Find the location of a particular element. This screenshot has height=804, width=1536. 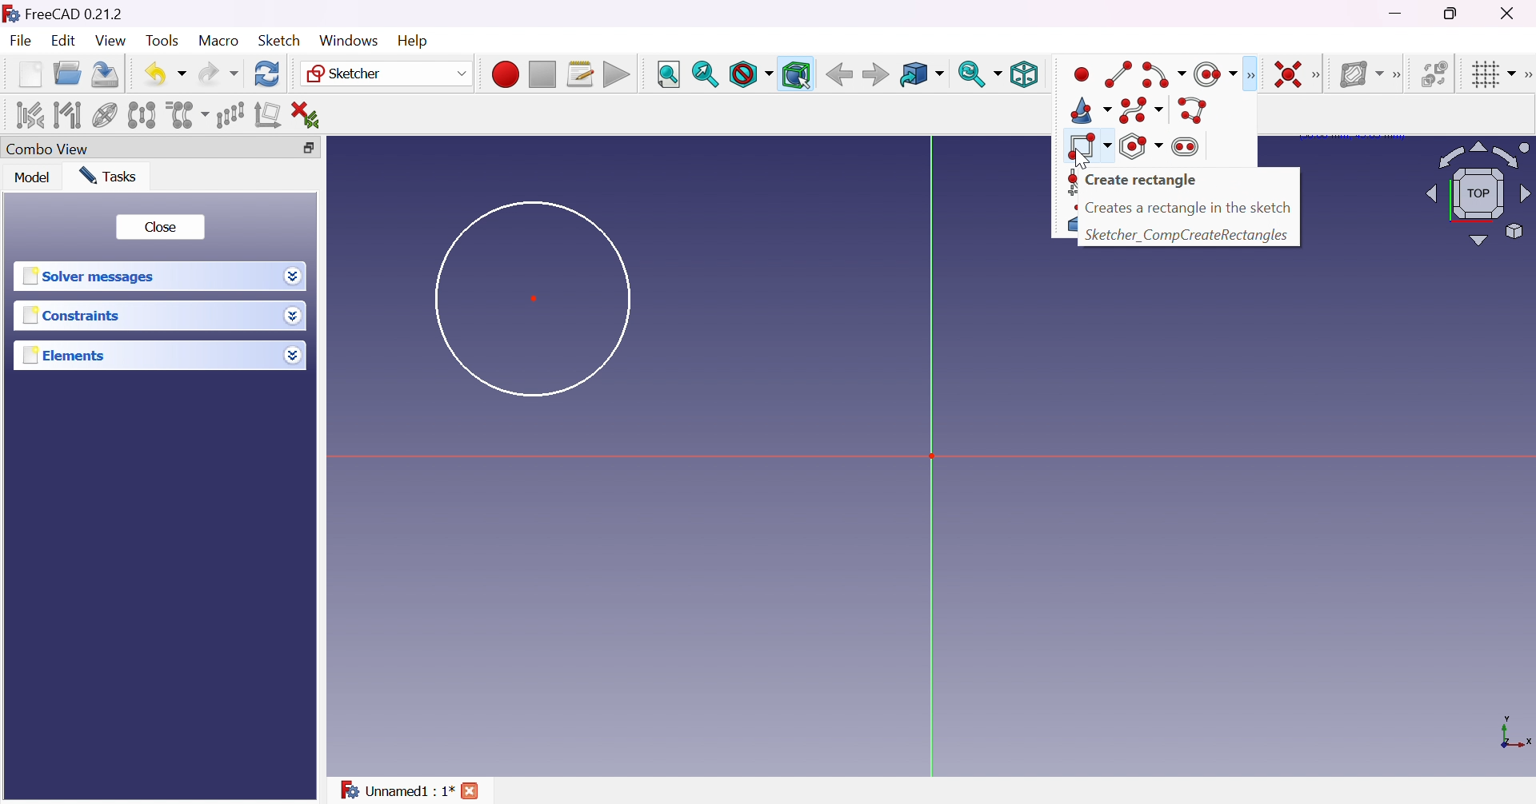

Draw style is located at coordinates (750, 75).